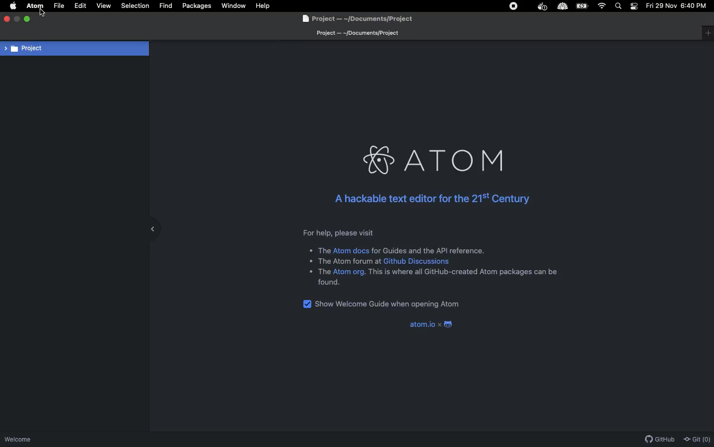  I want to click on cursor, so click(44, 11).